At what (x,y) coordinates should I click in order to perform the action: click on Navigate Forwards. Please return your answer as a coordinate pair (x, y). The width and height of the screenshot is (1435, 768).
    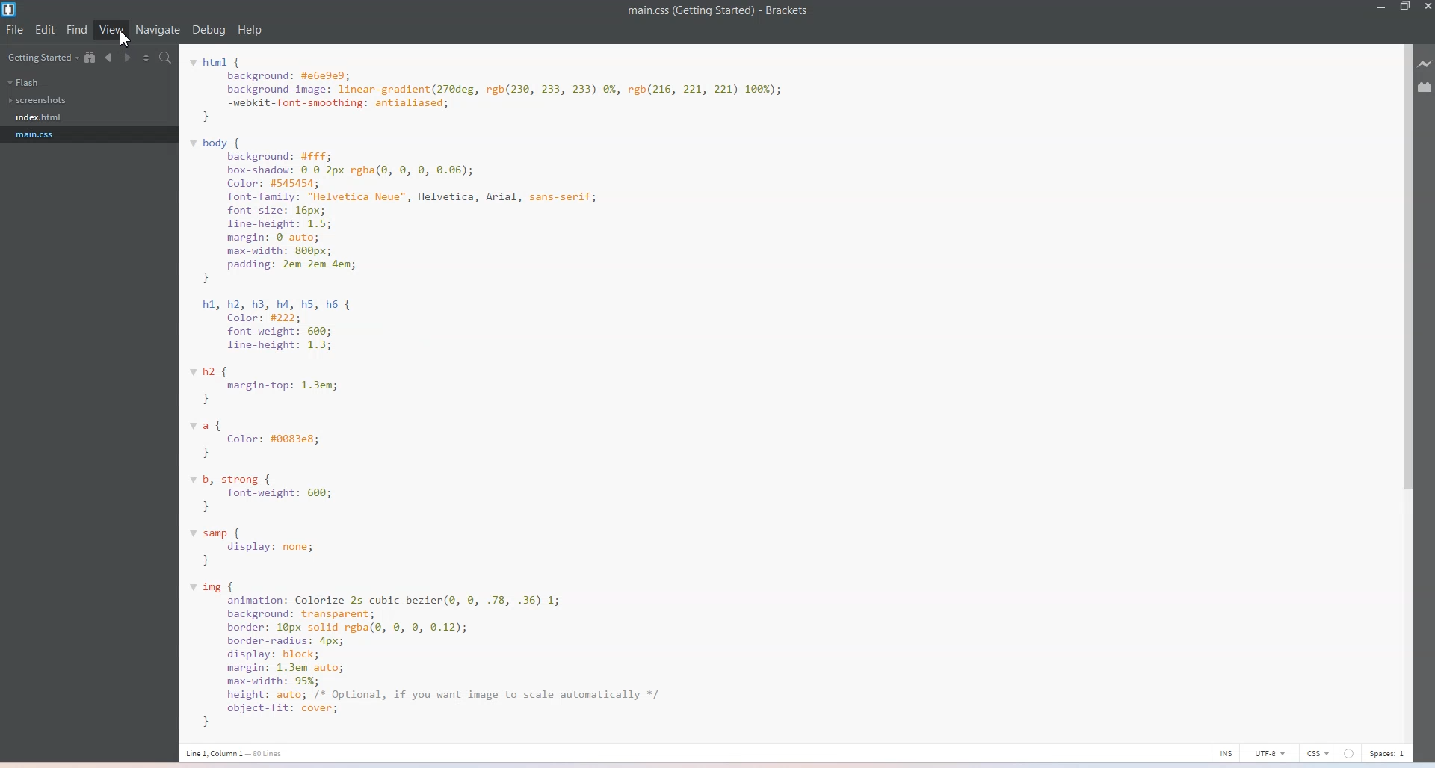
    Looking at the image, I should click on (126, 58).